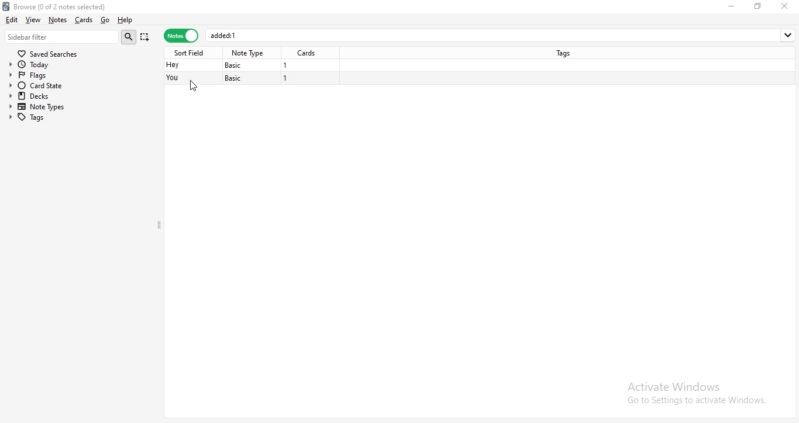 The width and height of the screenshot is (799, 423). What do you see at coordinates (77, 5) in the screenshot?
I see `browse` at bounding box center [77, 5].